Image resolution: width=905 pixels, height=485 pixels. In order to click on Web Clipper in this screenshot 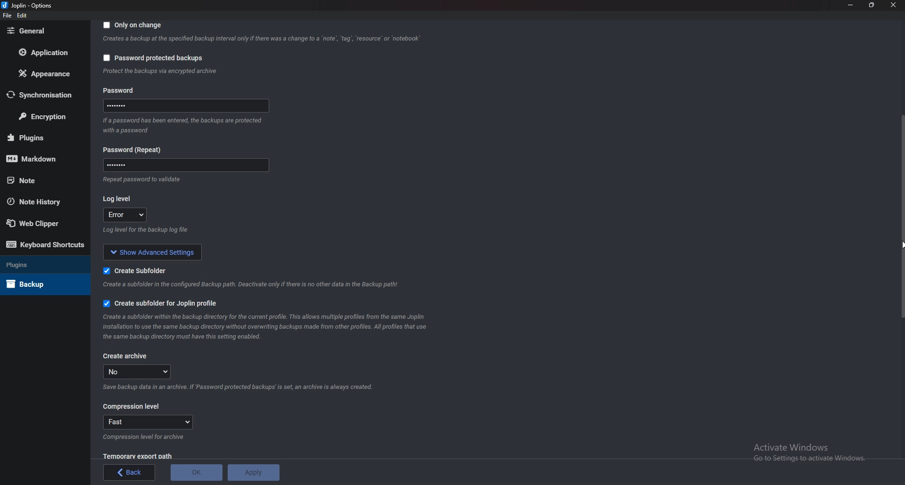, I will do `click(38, 221)`.